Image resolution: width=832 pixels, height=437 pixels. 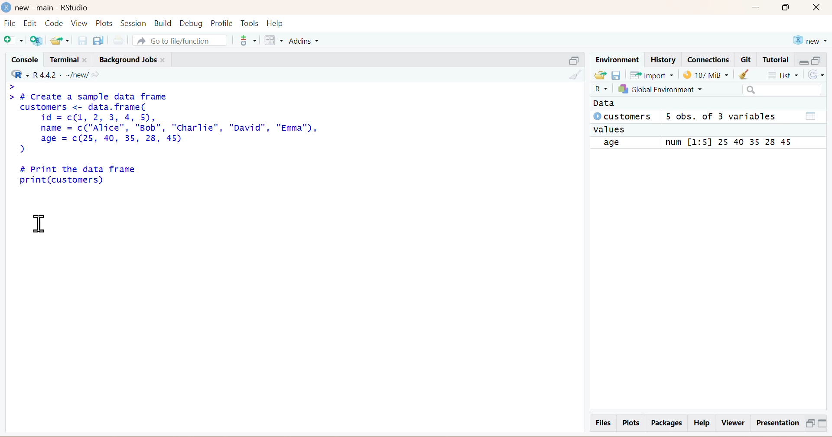 What do you see at coordinates (98, 39) in the screenshot?
I see `save all` at bounding box center [98, 39].